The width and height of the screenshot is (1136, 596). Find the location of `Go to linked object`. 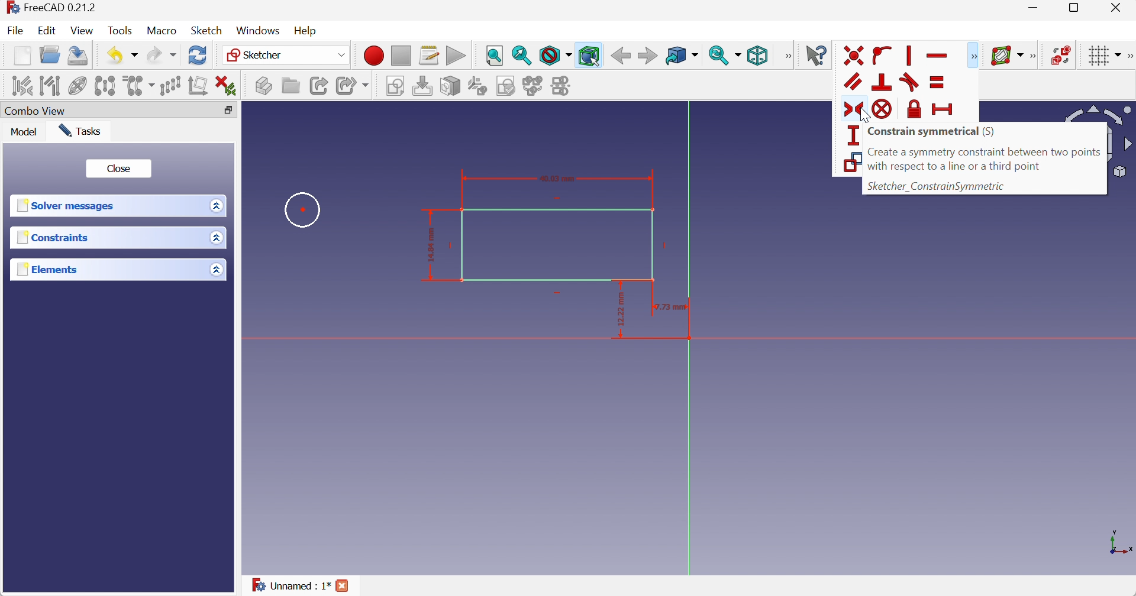

Go to linked object is located at coordinates (682, 56).